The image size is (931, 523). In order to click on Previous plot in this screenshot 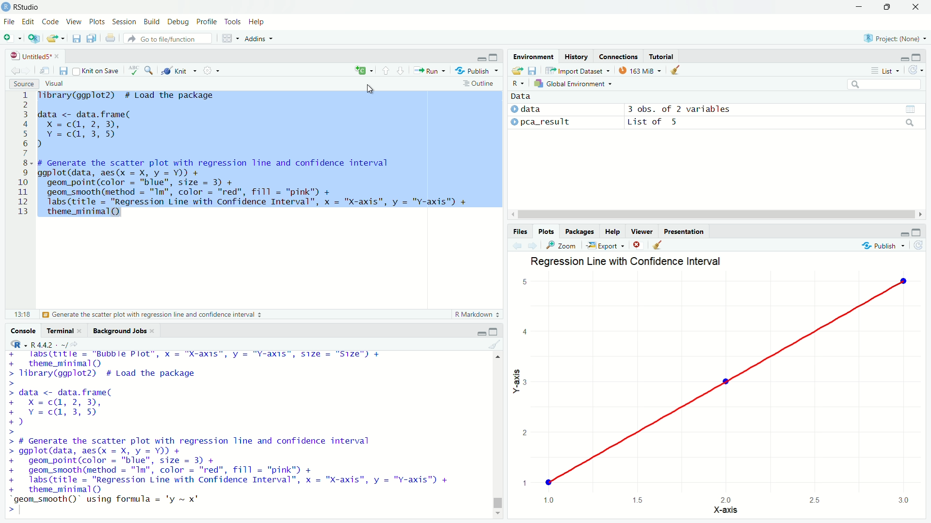, I will do `click(517, 245)`.